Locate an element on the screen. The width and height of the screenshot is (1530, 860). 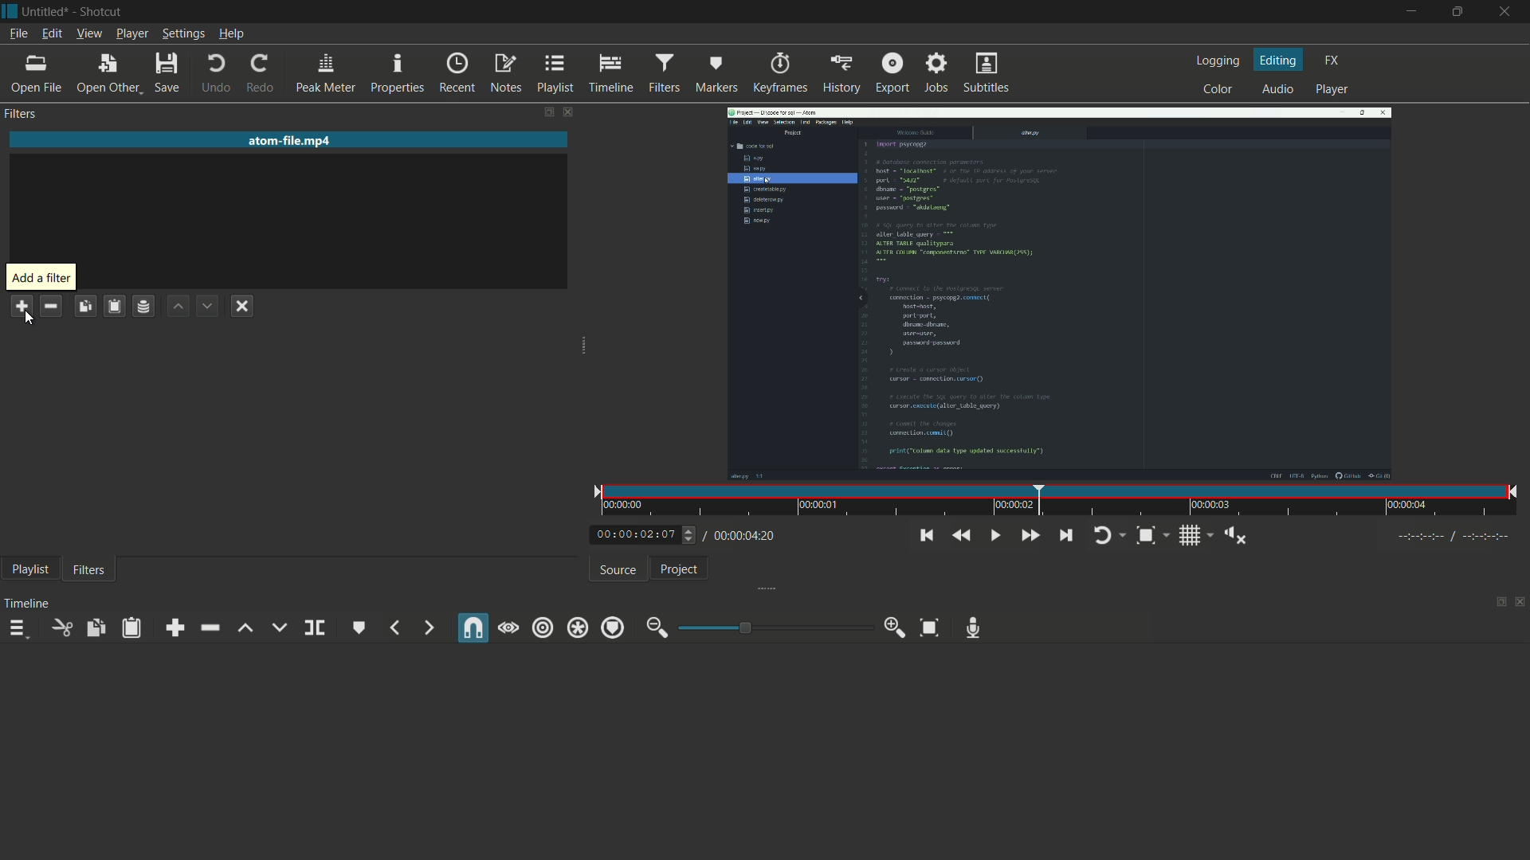
app icon is located at coordinates (11, 14).